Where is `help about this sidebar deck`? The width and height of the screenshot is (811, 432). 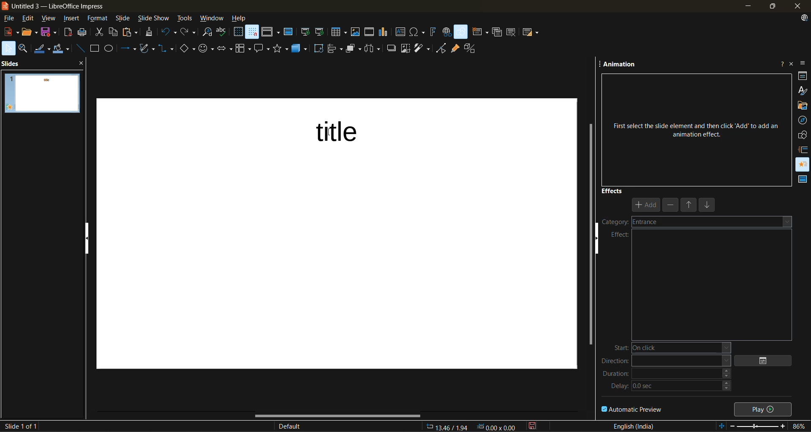
help about this sidebar deck is located at coordinates (782, 62).